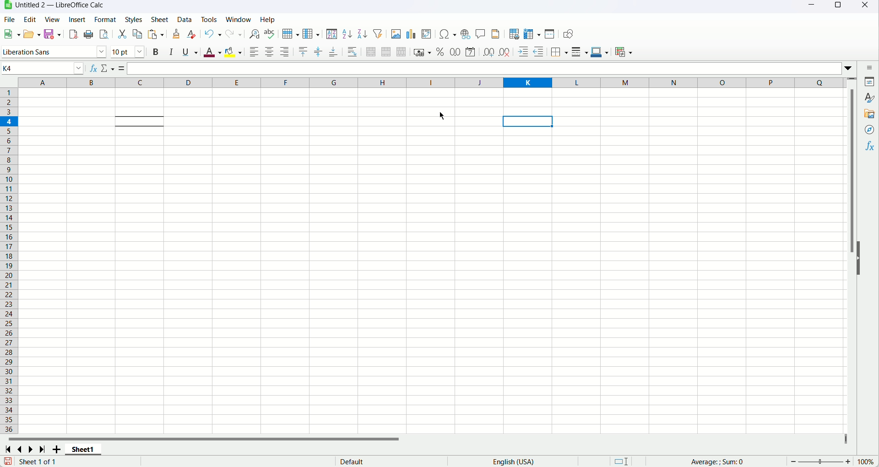 The height and width of the screenshot is (467, 879). What do you see at coordinates (532, 34) in the screenshot?
I see `Freeze rows and column` at bounding box center [532, 34].